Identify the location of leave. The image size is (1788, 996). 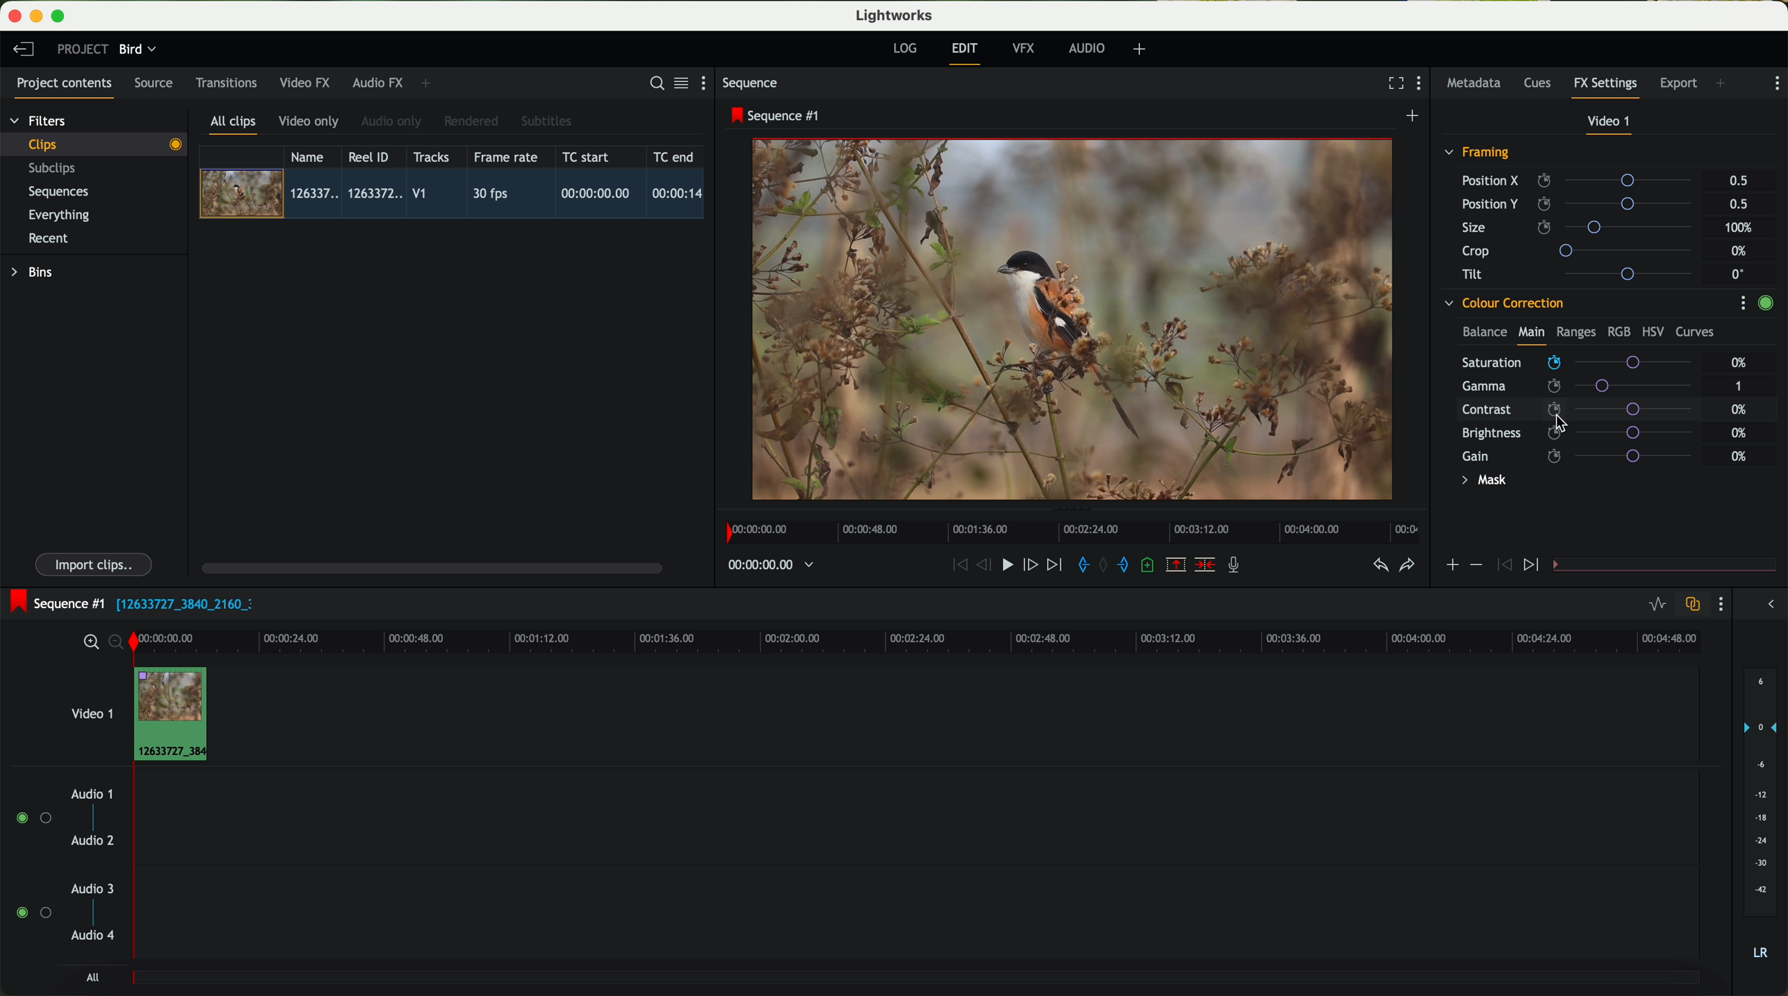
(23, 50).